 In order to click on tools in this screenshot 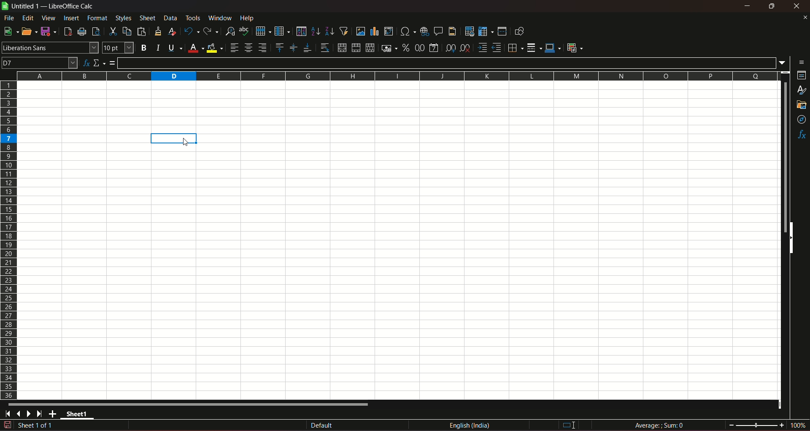, I will do `click(194, 18)`.